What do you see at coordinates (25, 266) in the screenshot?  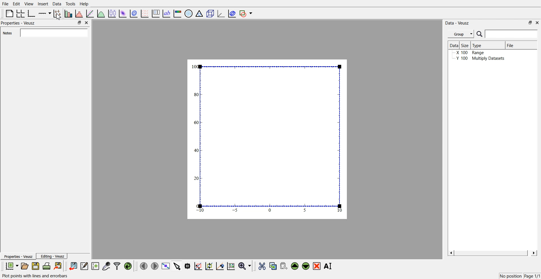 I see `open` at bounding box center [25, 266].